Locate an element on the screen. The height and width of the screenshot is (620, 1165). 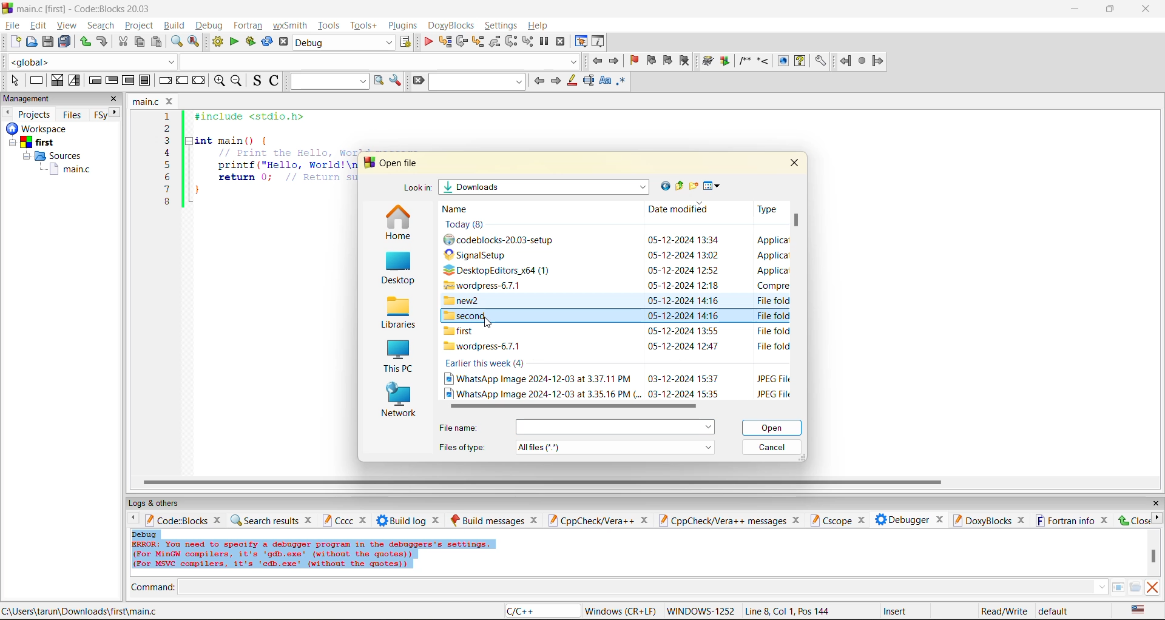
new2 folder is located at coordinates (465, 300).